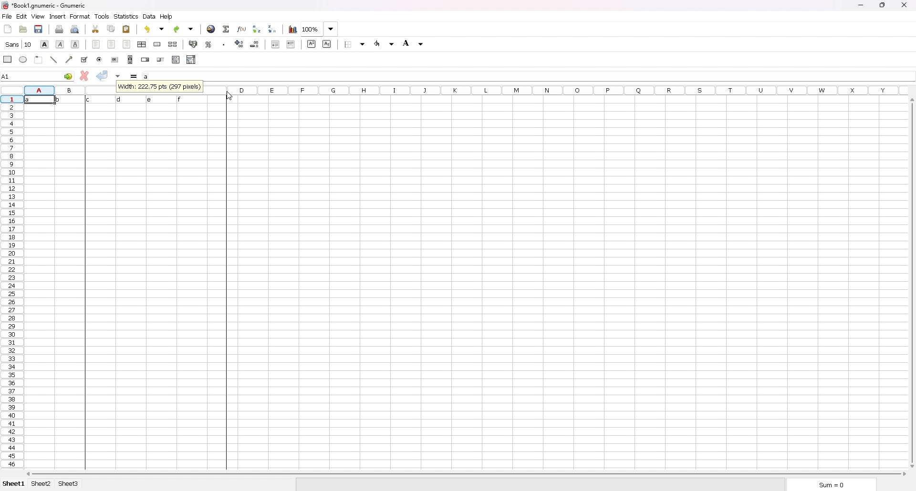 This screenshot has width=916, height=491. What do you see at coordinates (102, 76) in the screenshot?
I see `accept changes` at bounding box center [102, 76].